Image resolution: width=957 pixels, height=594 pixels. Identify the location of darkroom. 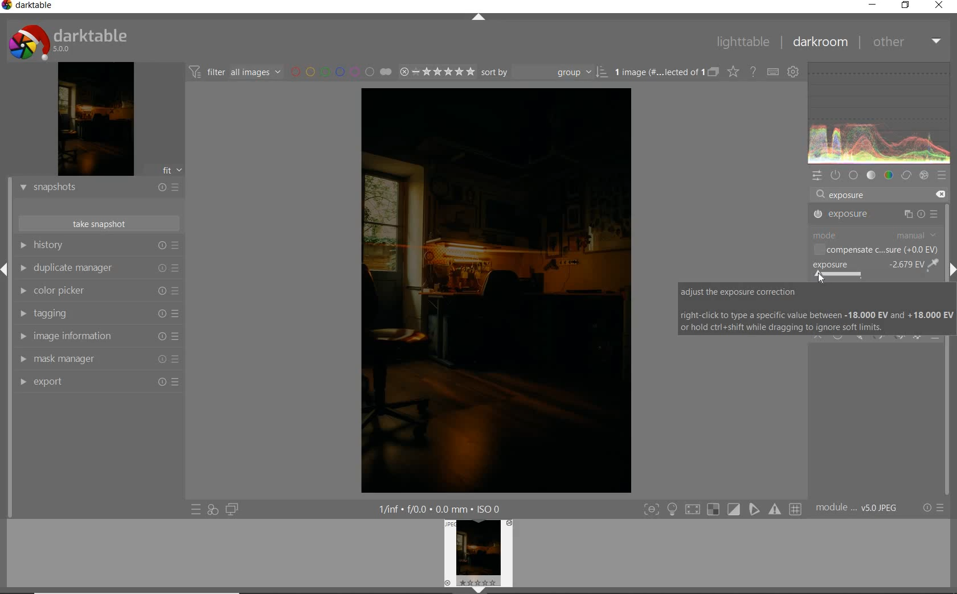
(825, 43).